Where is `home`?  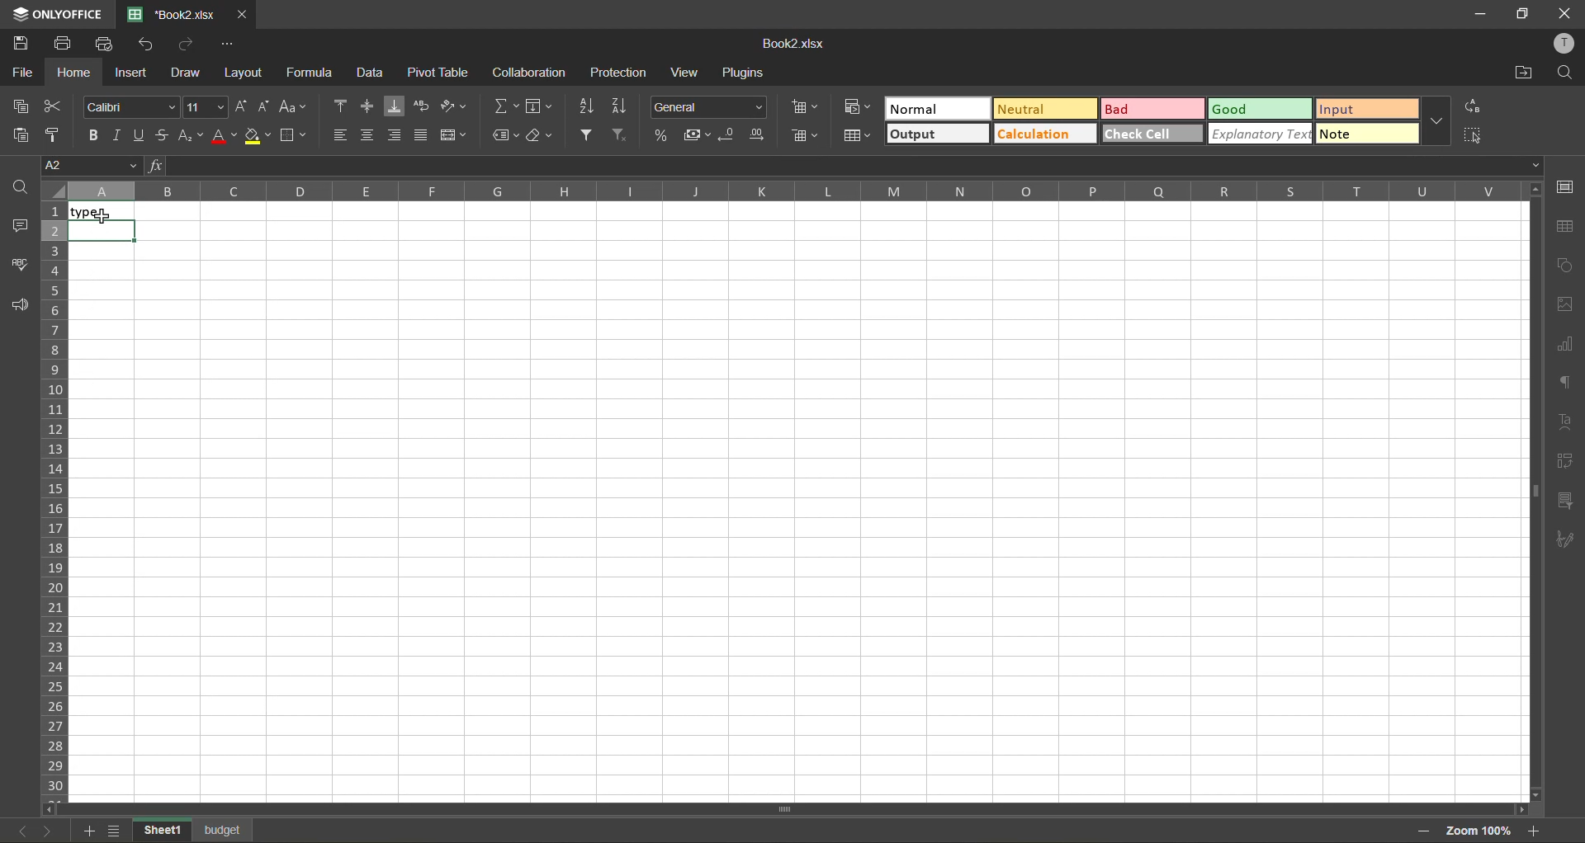 home is located at coordinates (69, 73).